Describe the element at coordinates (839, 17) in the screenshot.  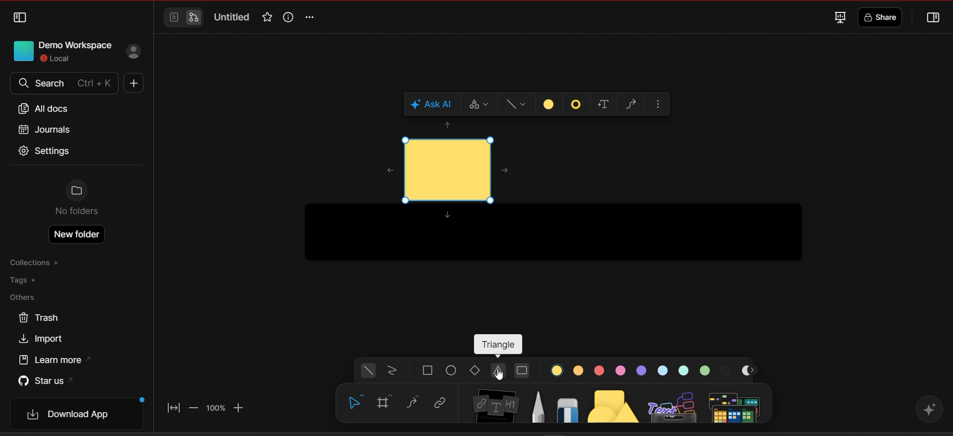
I see `fullscreen` at that location.